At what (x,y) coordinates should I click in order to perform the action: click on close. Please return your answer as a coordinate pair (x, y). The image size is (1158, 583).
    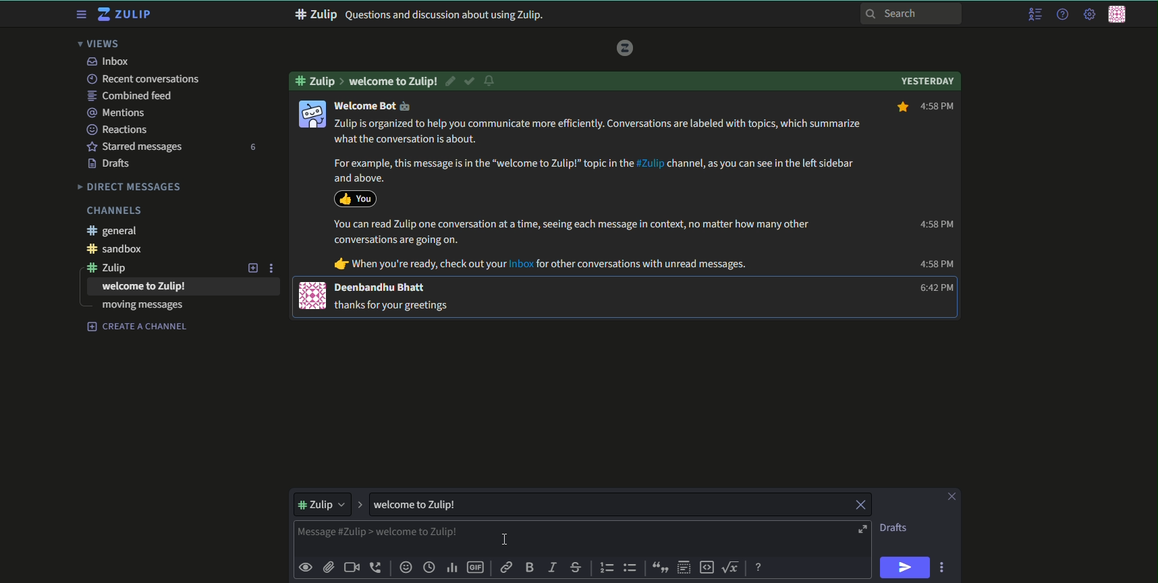
    Looking at the image, I should click on (859, 505).